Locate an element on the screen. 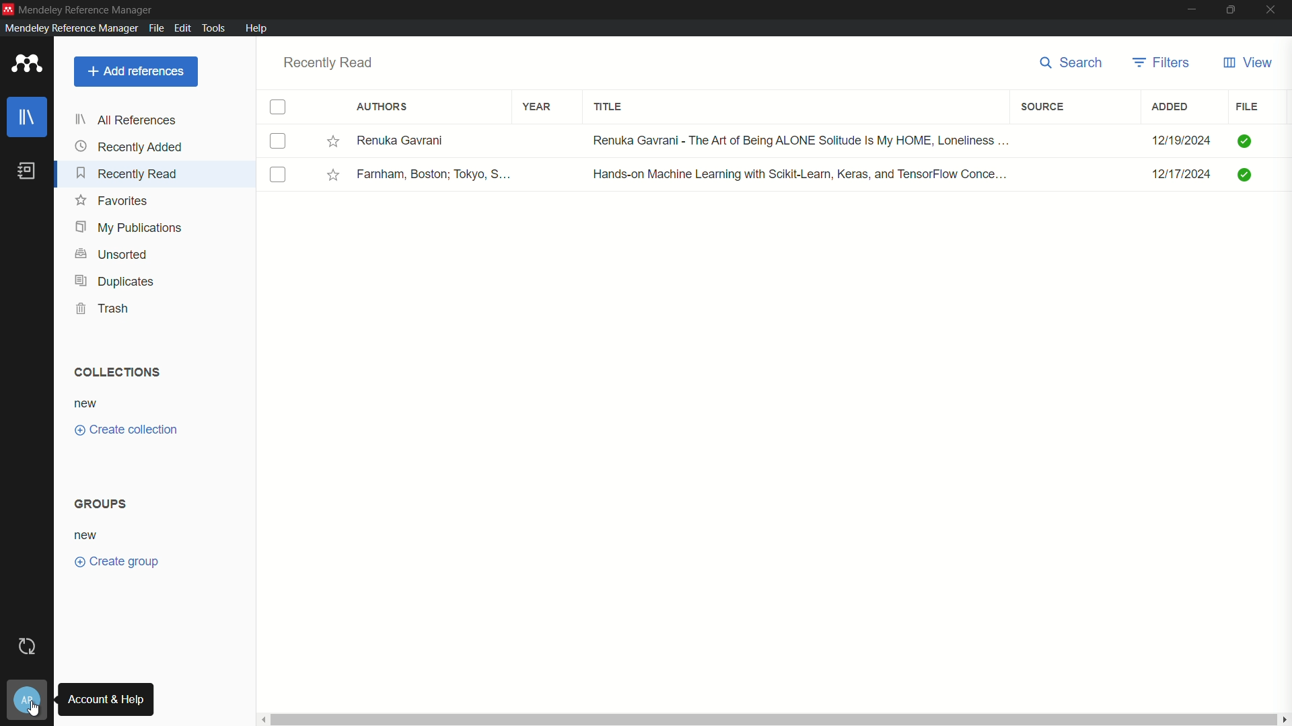  all references is located at coordinates (125, 120).